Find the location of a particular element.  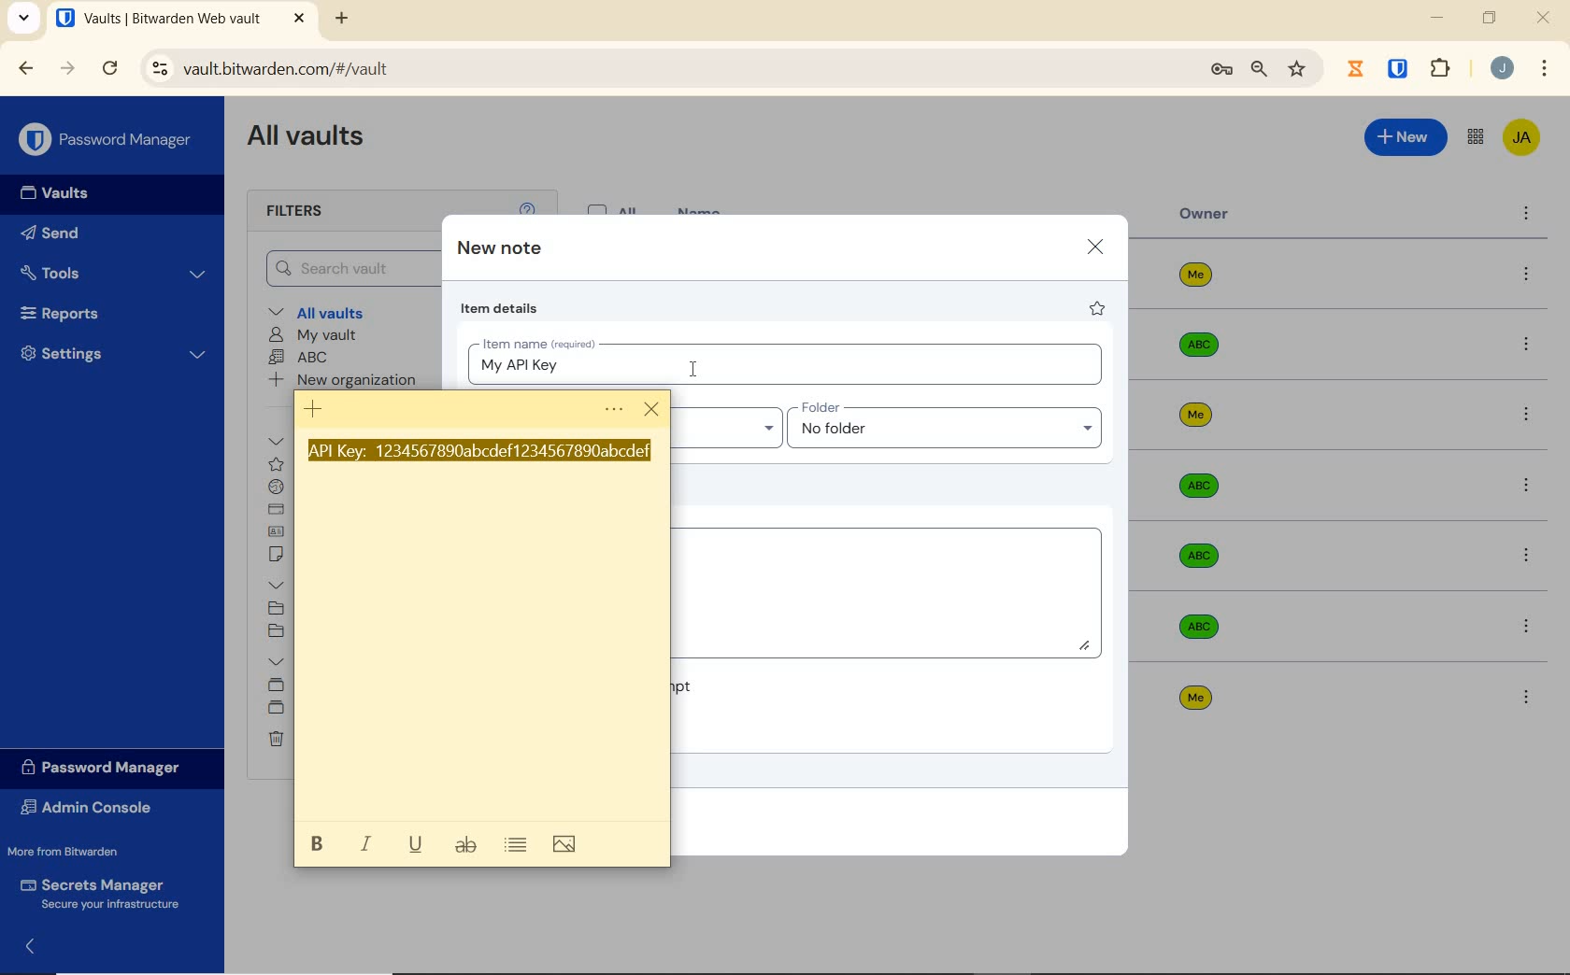

BACK is located at coordinates (26, 67).